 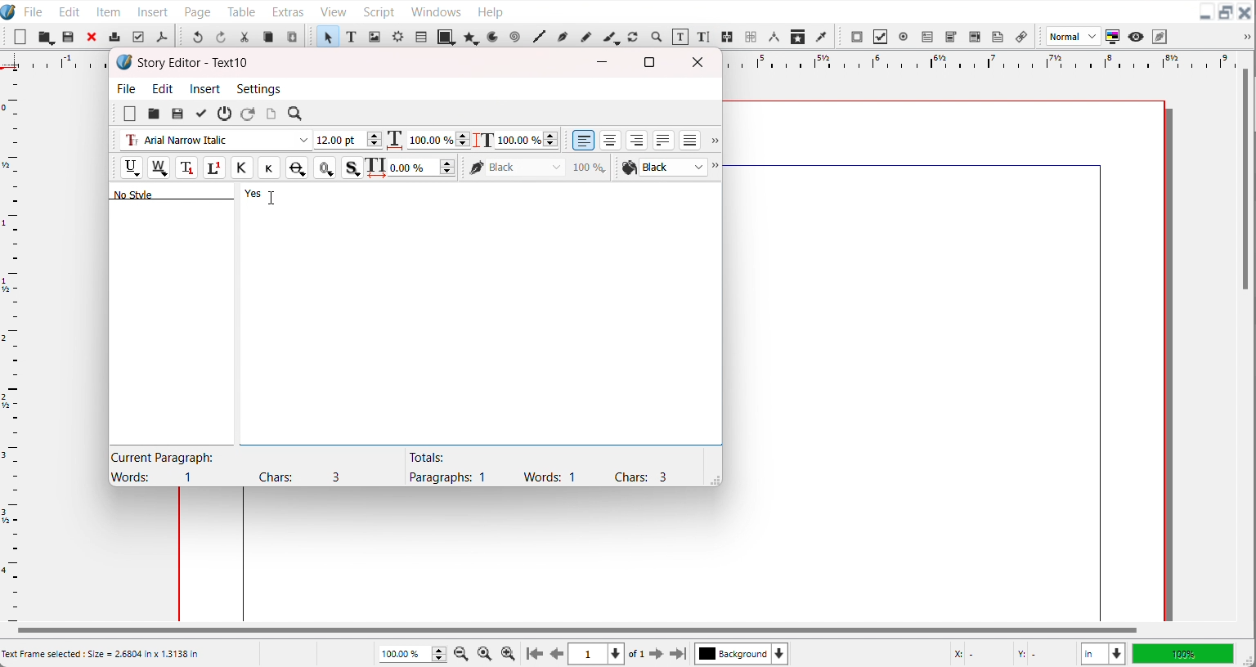 I want to click on New , so click(x=130, y=114).